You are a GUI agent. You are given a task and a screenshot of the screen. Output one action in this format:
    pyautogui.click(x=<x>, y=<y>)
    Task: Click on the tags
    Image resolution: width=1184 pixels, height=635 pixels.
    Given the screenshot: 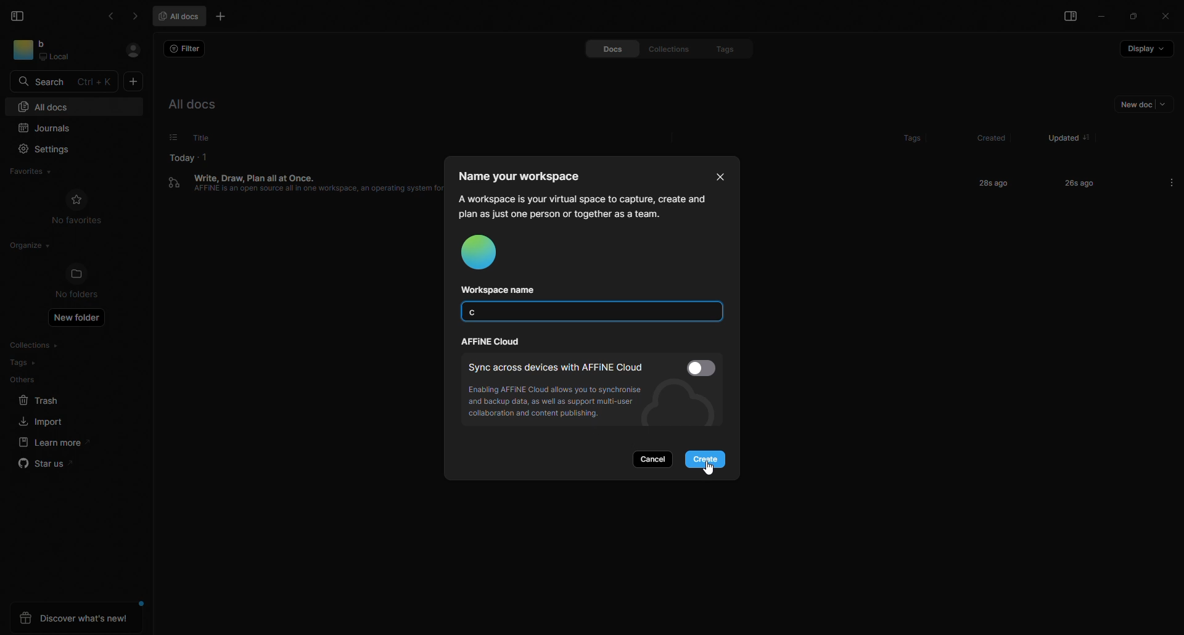 What is the action you would take?
    pyautogui.click(x=718, y=48)
    